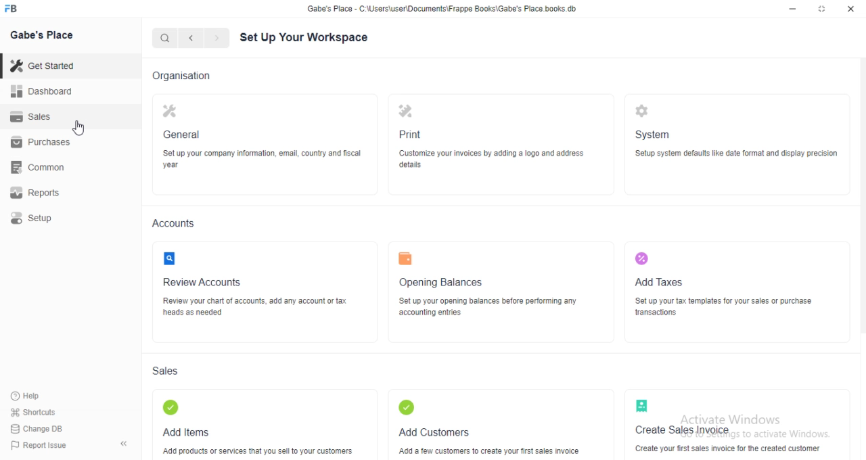  What do you see at coordinates (30, 396) in the screenshot?
I see `Help` at bounding box center [30, 396].